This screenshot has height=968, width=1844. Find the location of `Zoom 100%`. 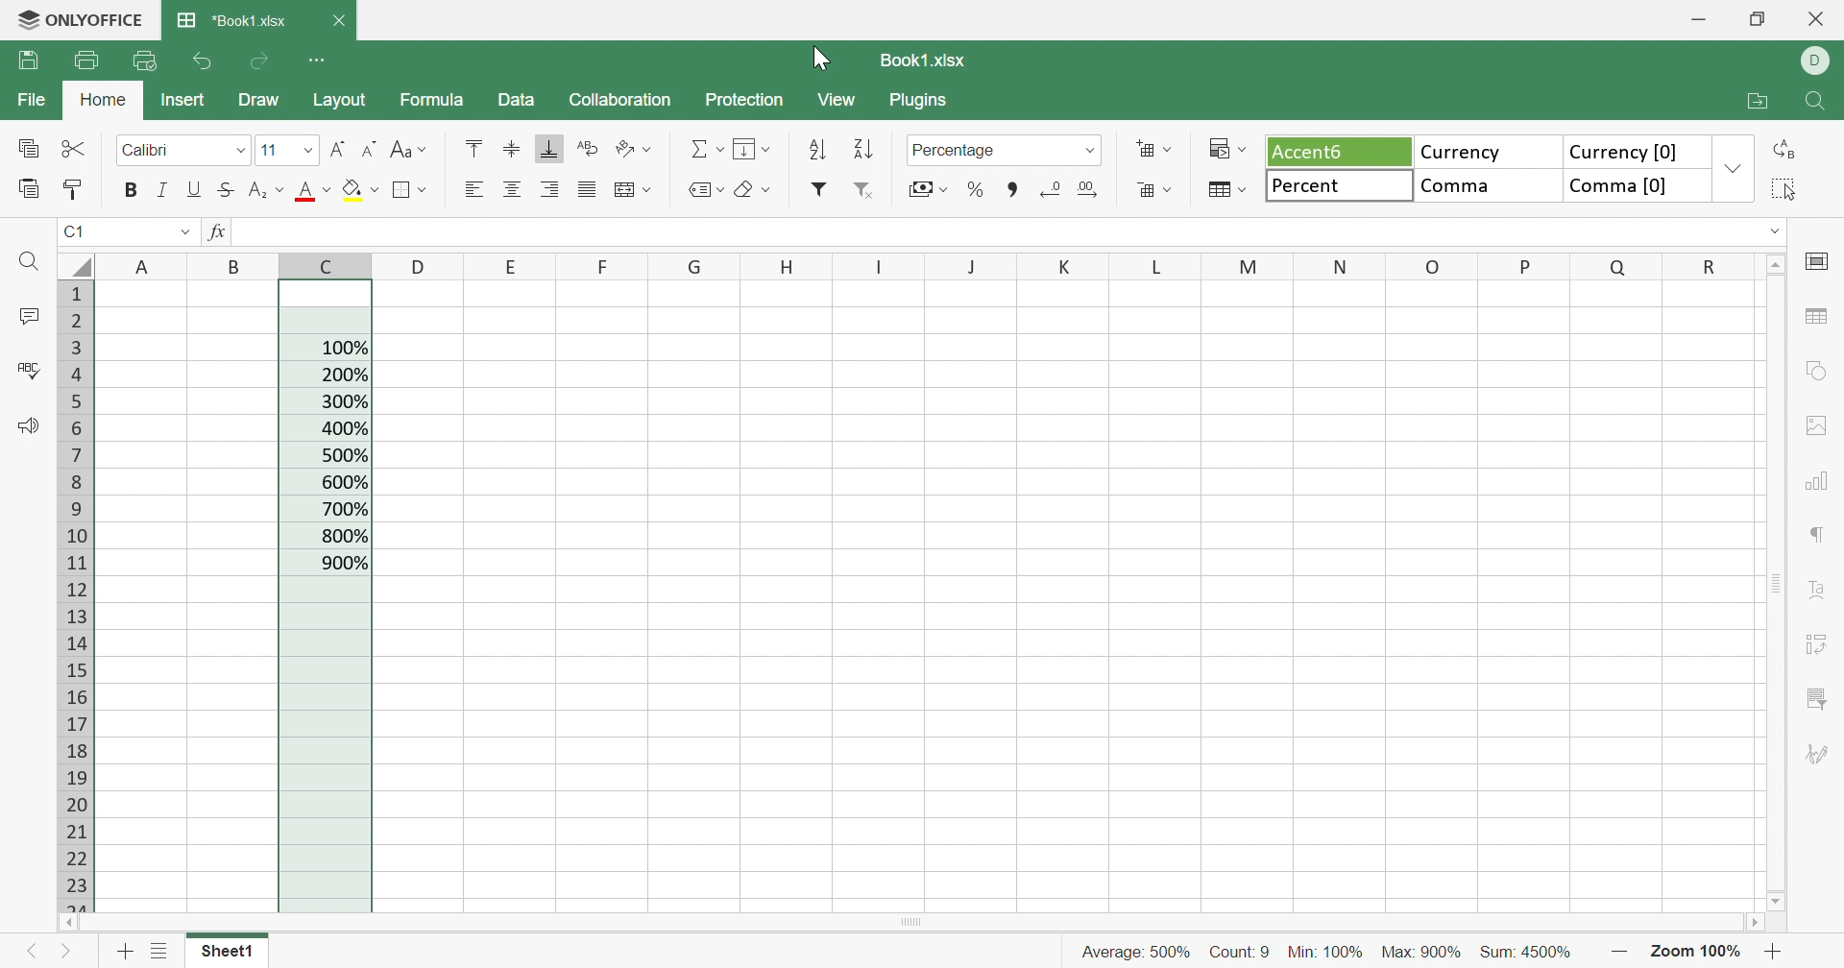

Zoom 100% is located at coordinates (1698, 952).